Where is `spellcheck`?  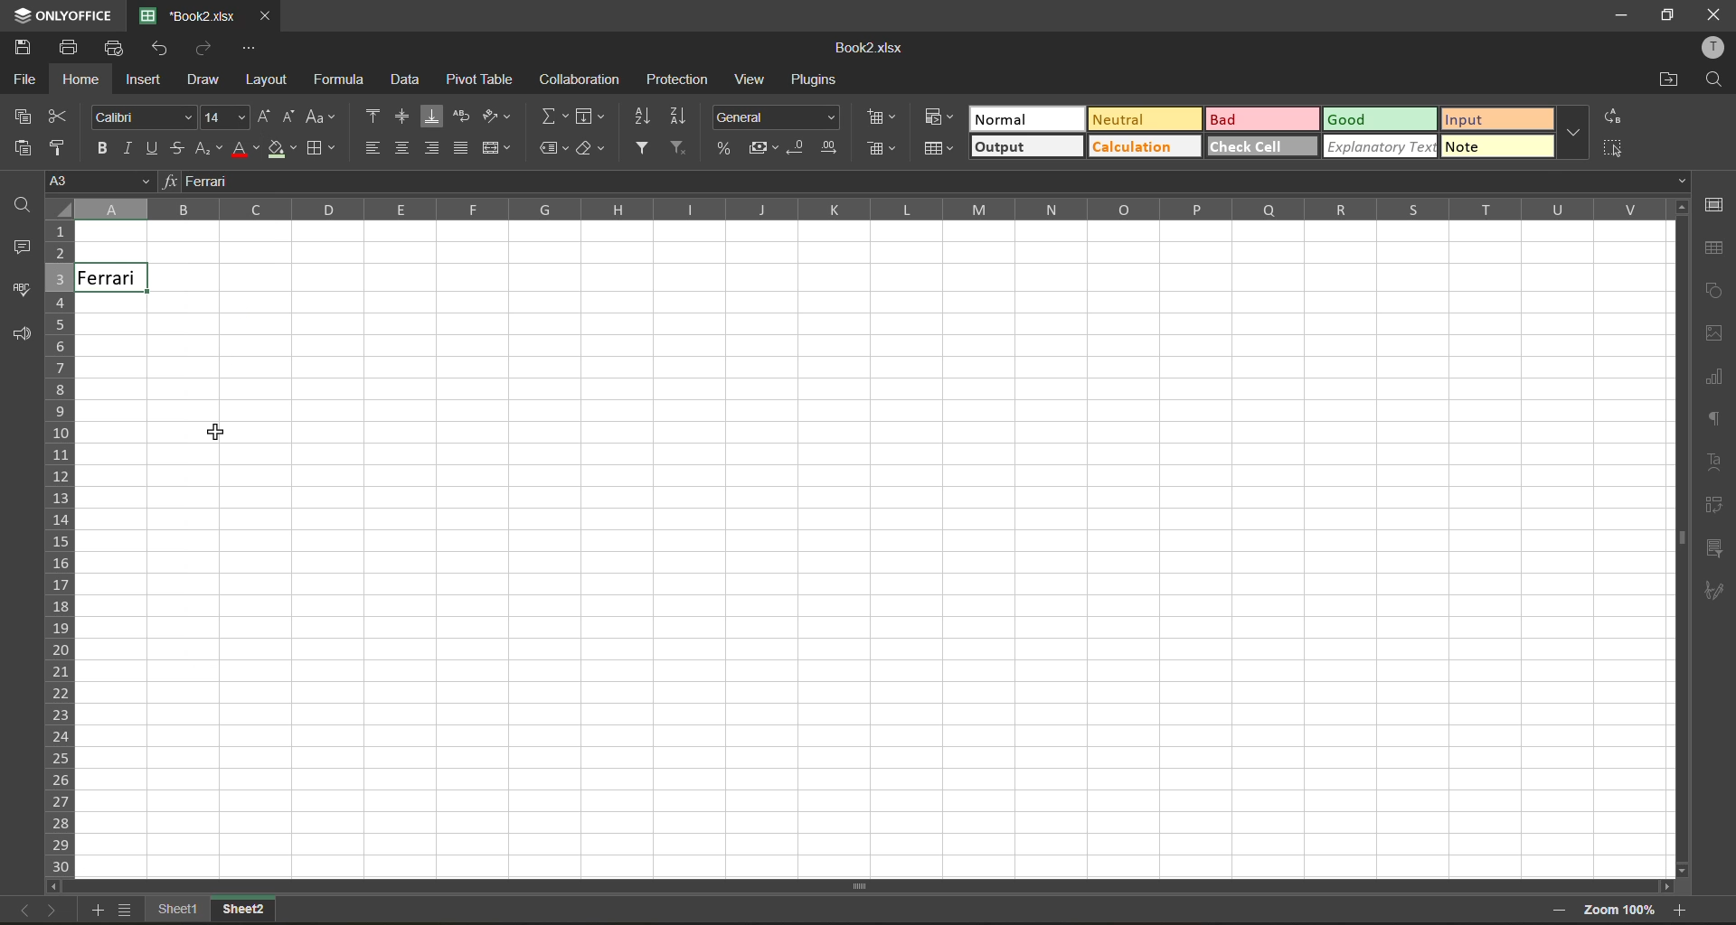 spellcheck is located at coordinates (20, 293).